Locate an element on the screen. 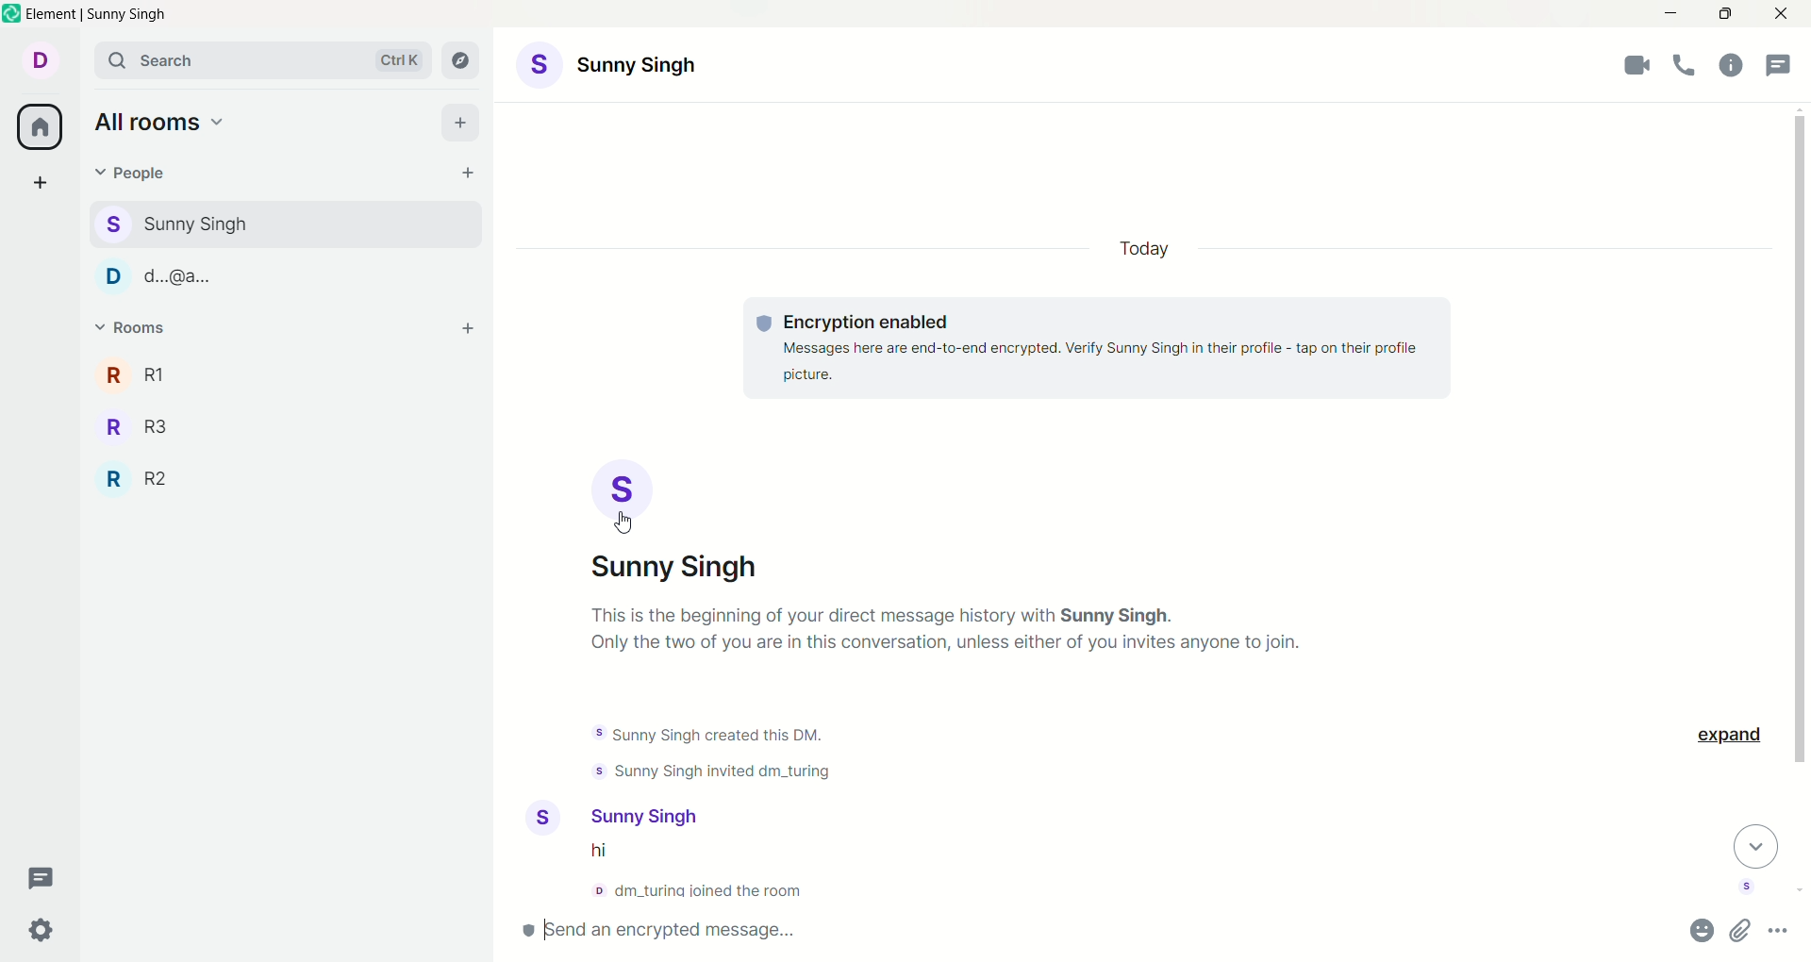  Emoji is located at coordinates (1703, 931).